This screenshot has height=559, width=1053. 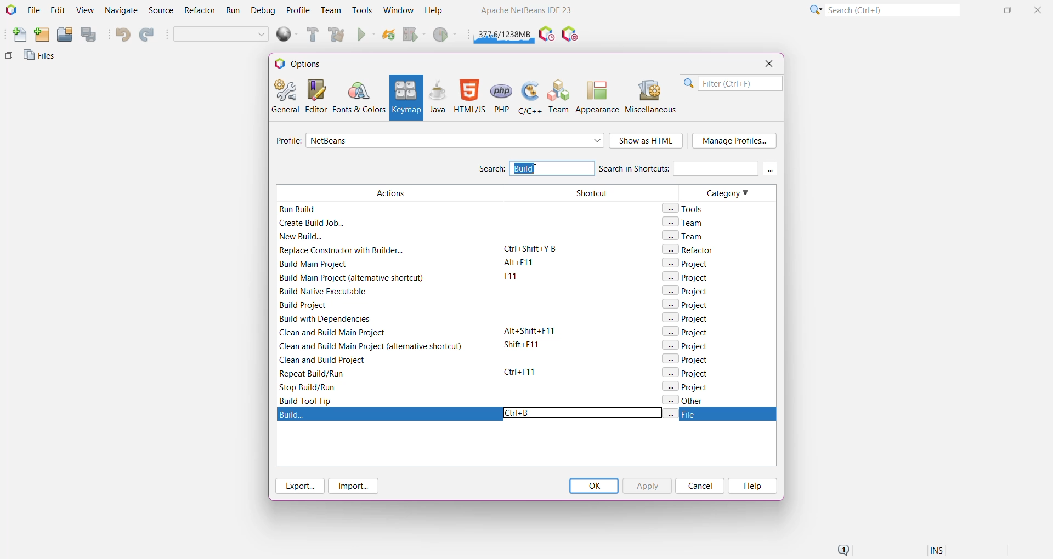 I want to click on Options, so click(x=303, y=63).